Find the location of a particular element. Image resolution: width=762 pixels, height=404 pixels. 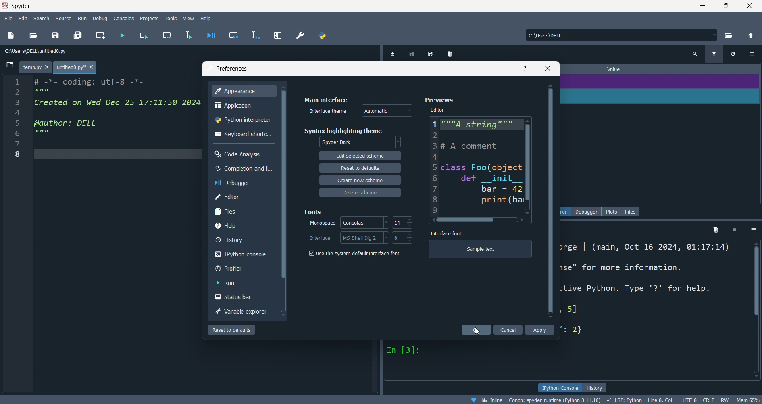

tools is located at coordinates (169, 19).